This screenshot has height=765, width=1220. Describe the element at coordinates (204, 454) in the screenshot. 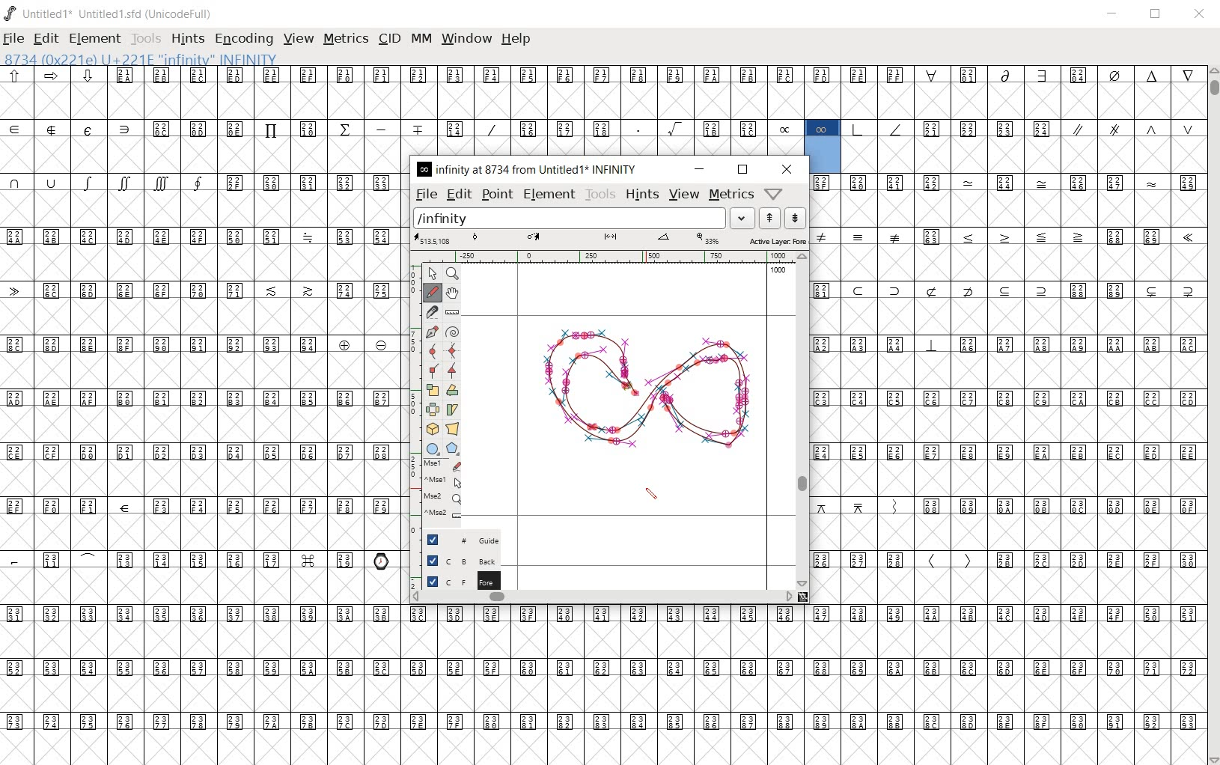

I see `Unicode code points` at that location.